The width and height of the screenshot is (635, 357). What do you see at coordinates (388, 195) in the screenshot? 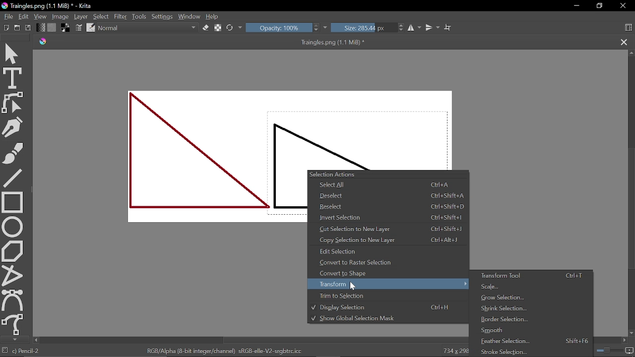
I see `Deselect` at bounding box center [388, 195].